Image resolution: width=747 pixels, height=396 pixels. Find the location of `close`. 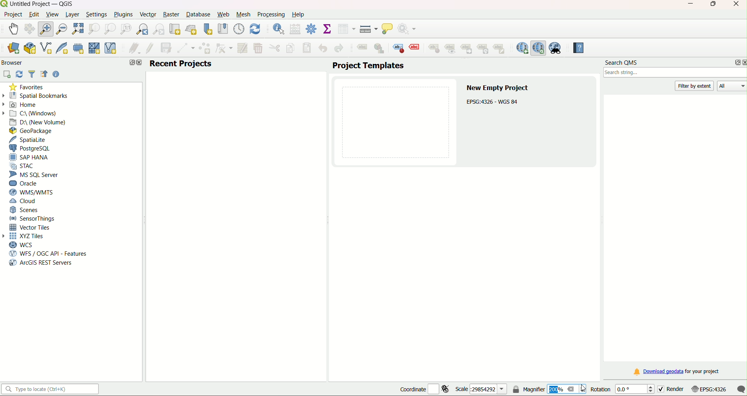

close is located at coordinates (742, 62).